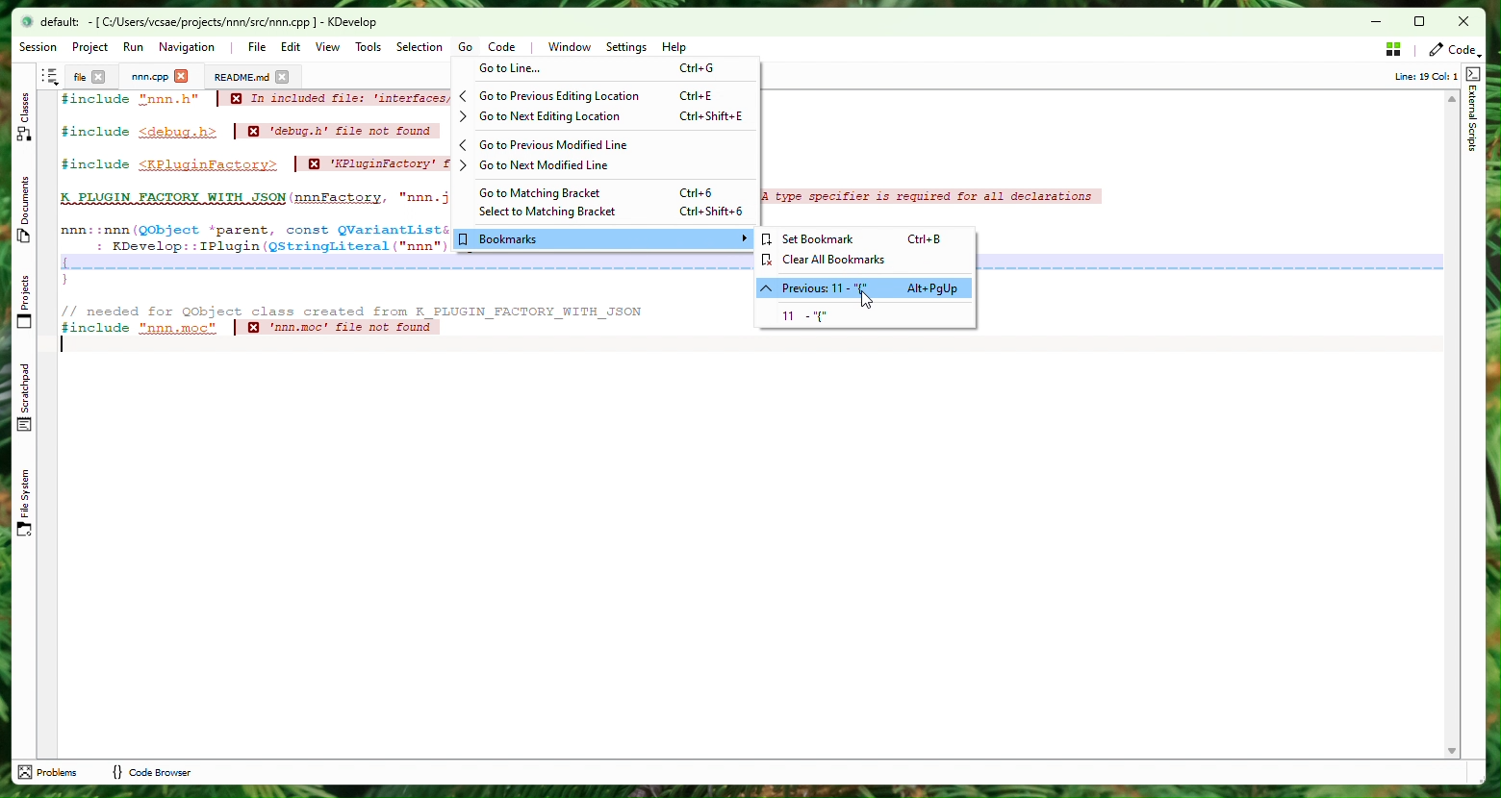 Image resolution: width=1501 pixels, height=798 pixels. What do you see at coordinates (675, 49) in the screenshot?
I see `Help` at bounding box center [675, 49].